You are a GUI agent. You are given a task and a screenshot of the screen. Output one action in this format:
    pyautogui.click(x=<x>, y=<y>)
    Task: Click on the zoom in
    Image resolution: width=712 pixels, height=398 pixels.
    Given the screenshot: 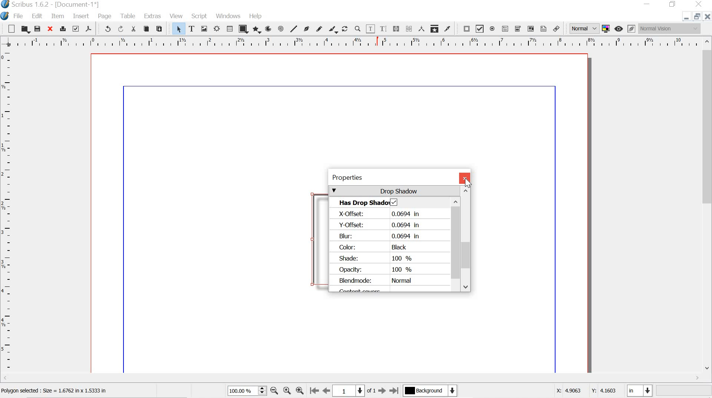 What is the action you would take?
    pyautogui.click(x=300, y=389)
    